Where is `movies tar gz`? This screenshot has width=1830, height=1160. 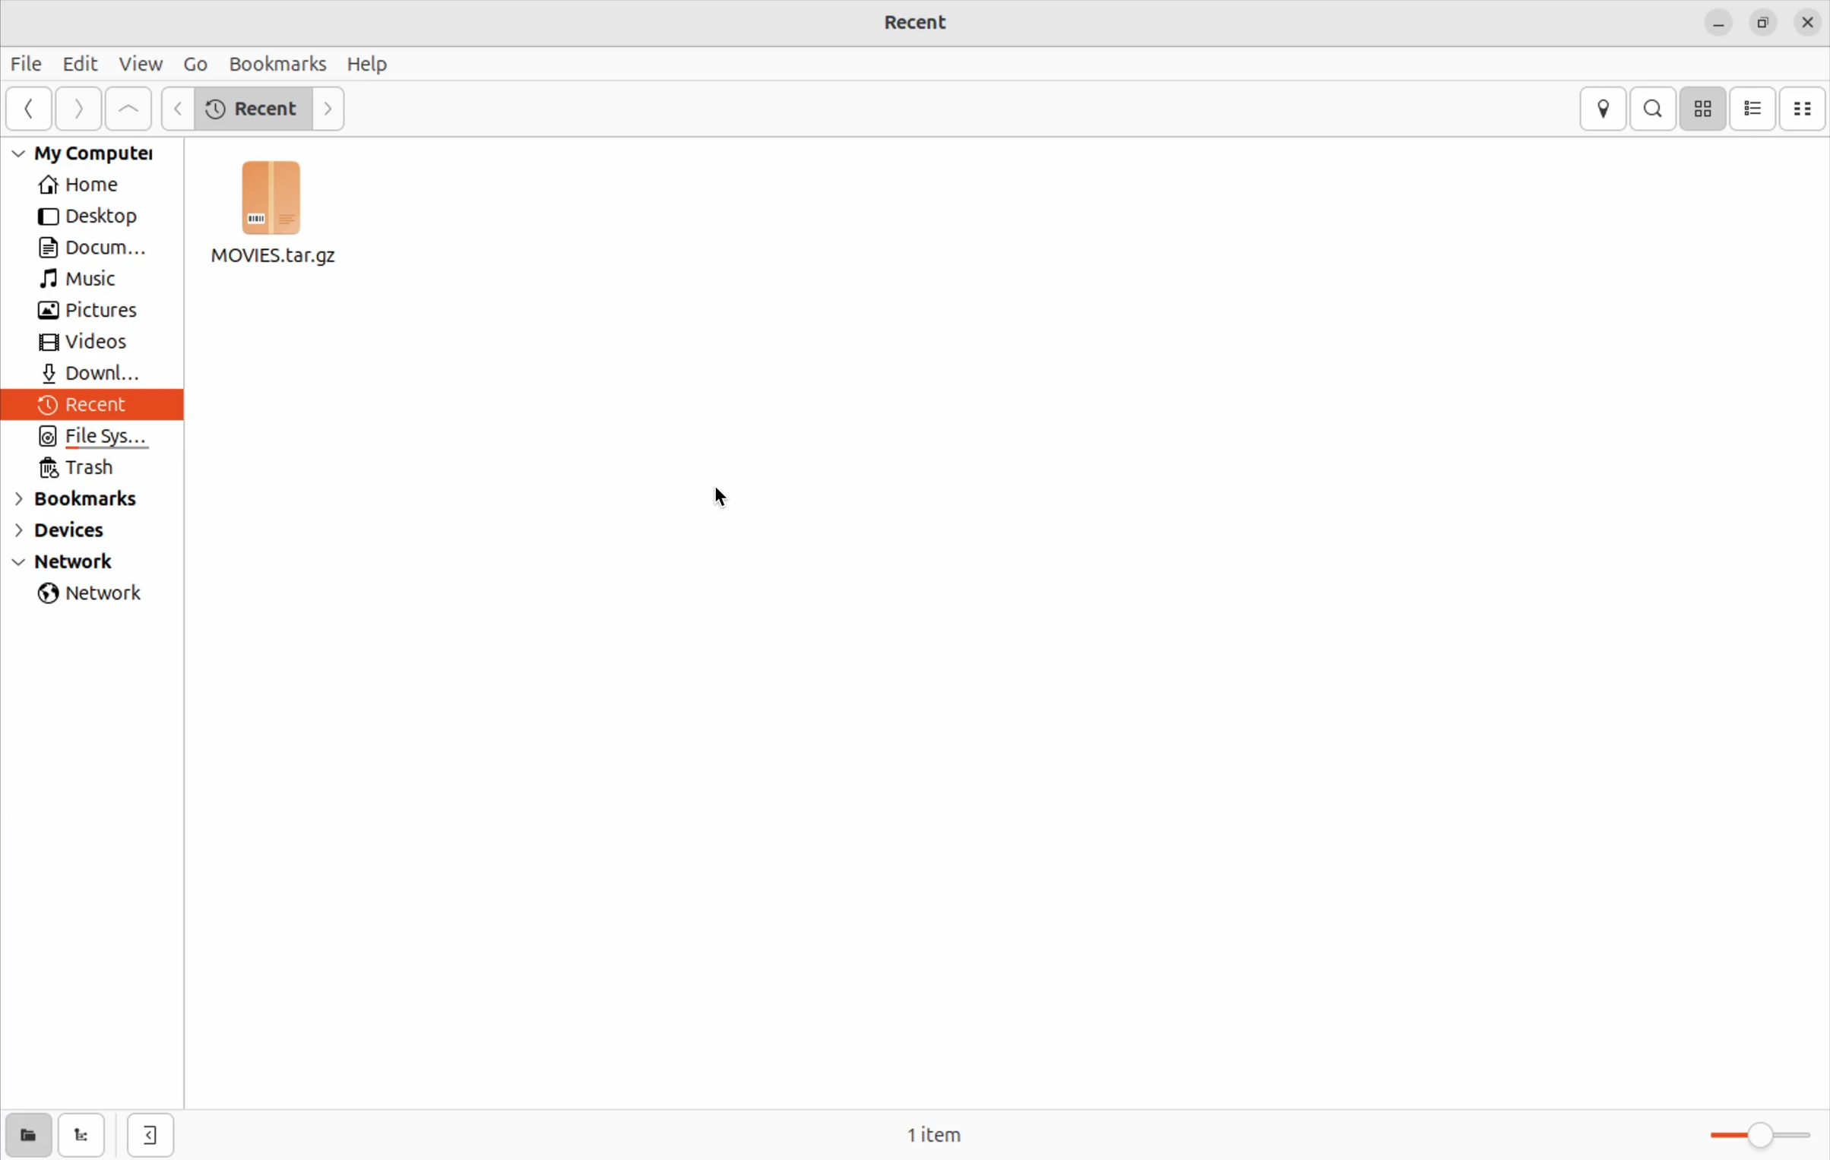 movies tar gz is located at coordinates (279, 220).